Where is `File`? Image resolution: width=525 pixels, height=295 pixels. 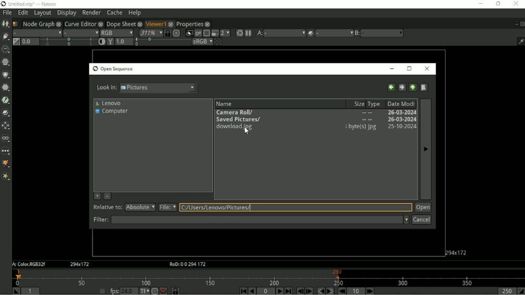 File is located at coordinates (7, 12).